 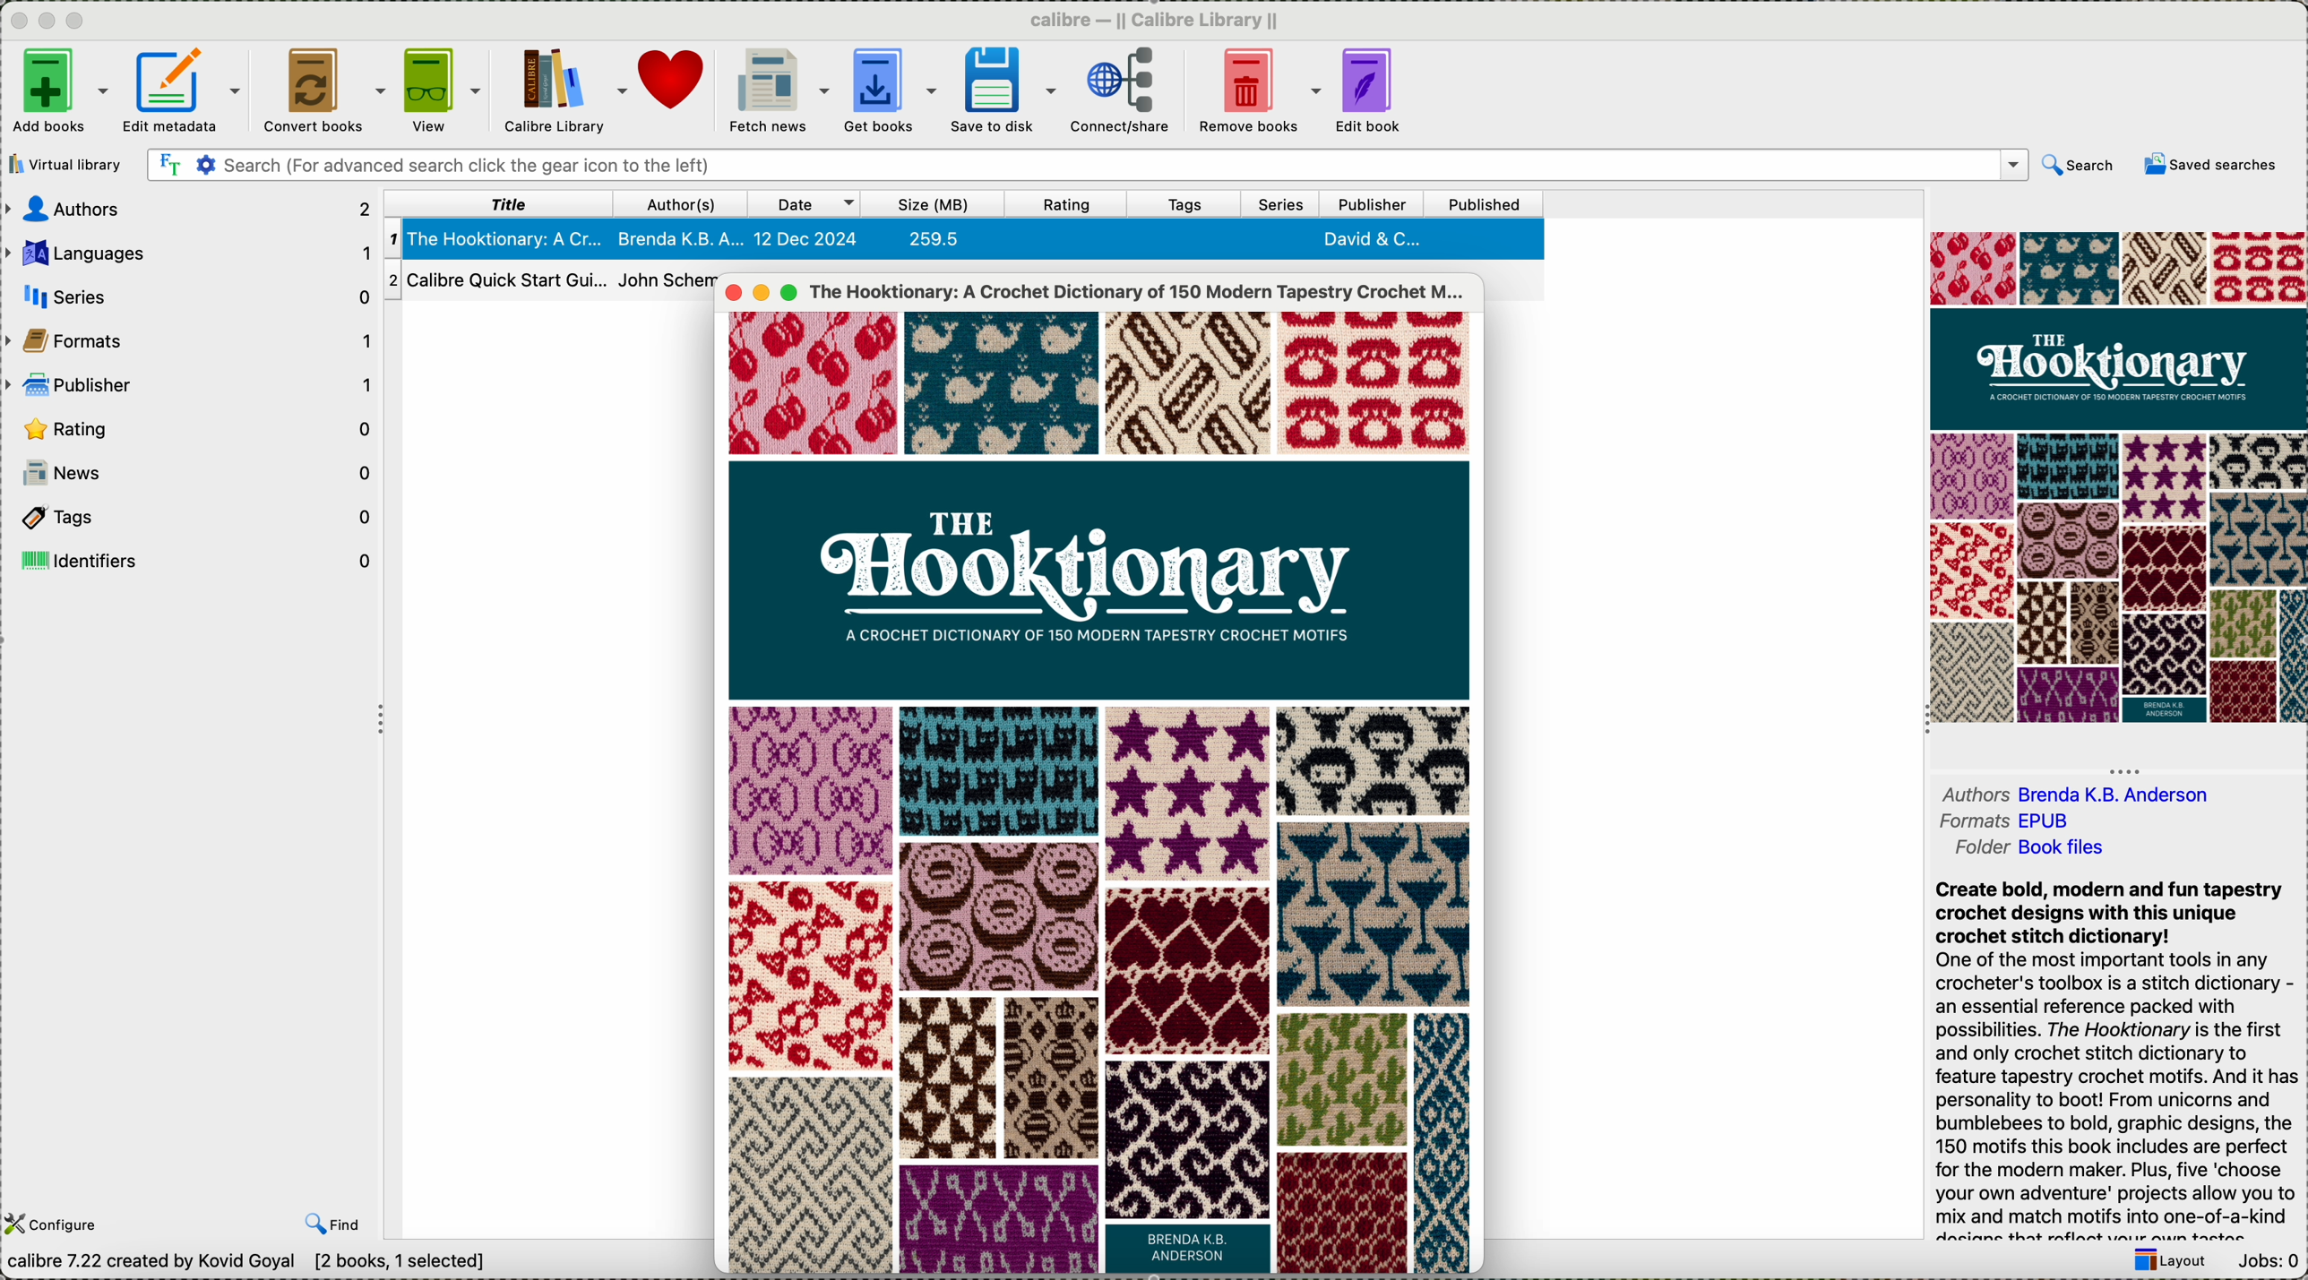 I want to click on languages, so click(x=187, y=253).